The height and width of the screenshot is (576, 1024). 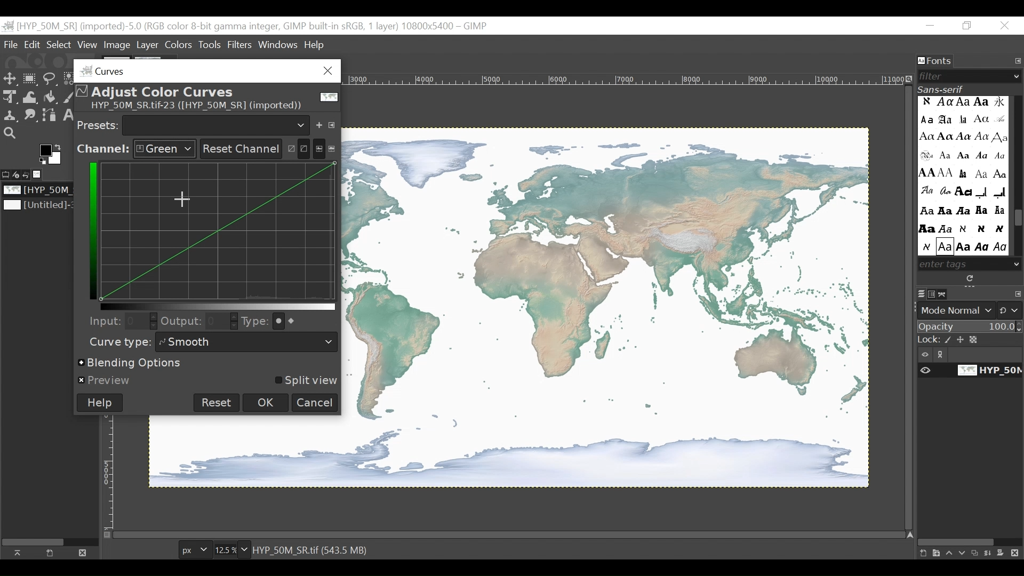 What do you see at coordinates (217, 124) in the screenshot?
I see `Pick a preset for the list` at bounding box center [217, 124].